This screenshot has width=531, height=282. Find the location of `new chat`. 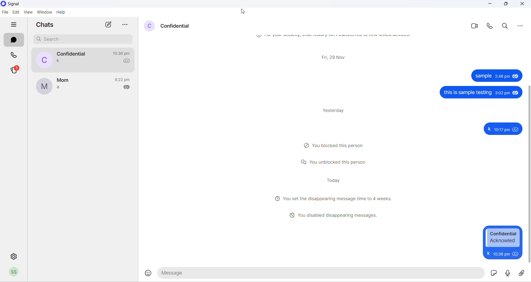

new chat is located at coordinates (107, 25).